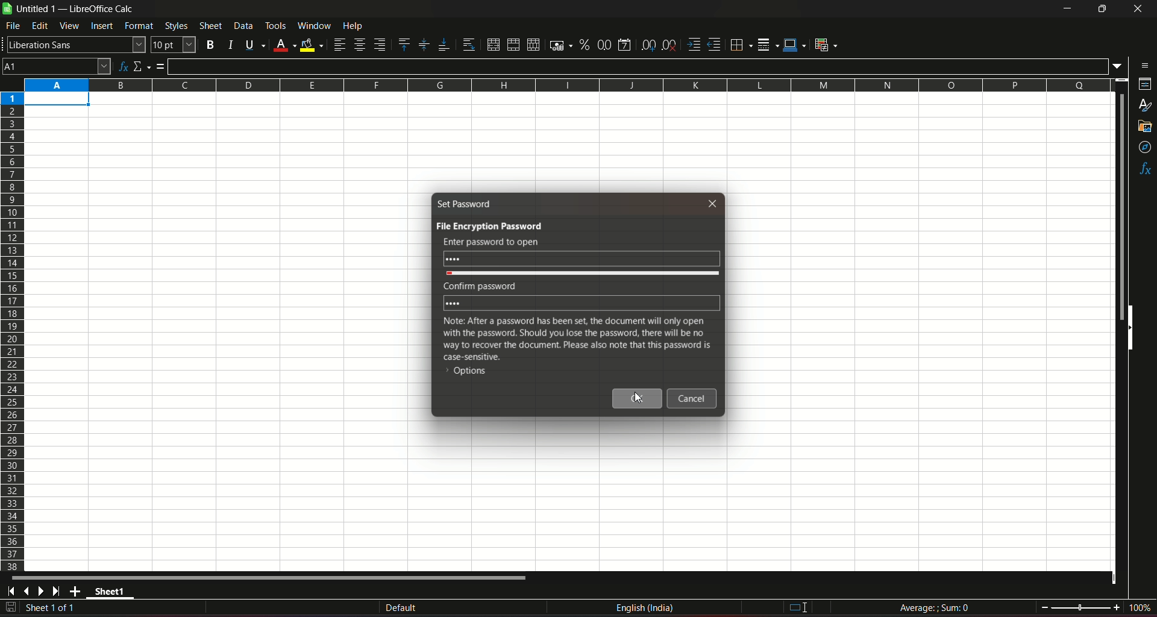 This screenshot has height=617, width=1157. What do you see at coordinates (423, 45) in the screenshot?
I see `center vertically` at bounding box center [423, 45].